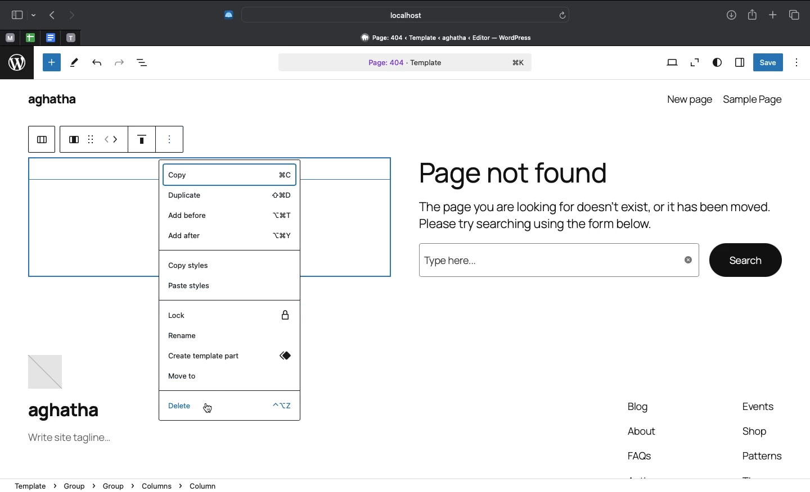 This screenshot has width=810, height=492. What do you see at coordinates (229, 236) in the screenshot?
I see `add after` at bounding box center [229, 236].